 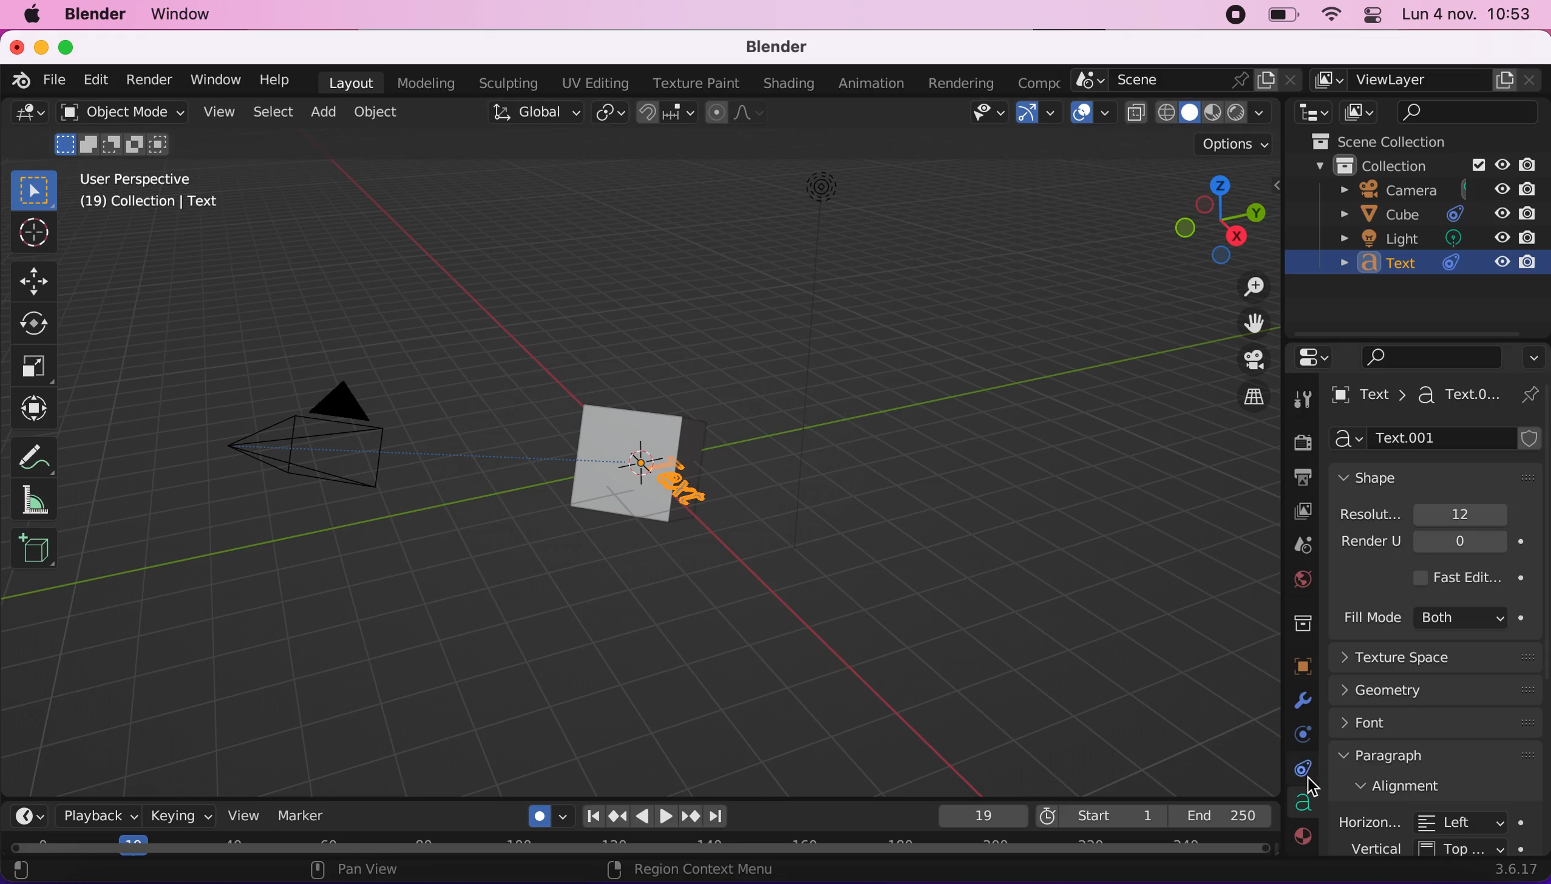 What do you see at coordinates (1099, 815) in the screenshot?
I see `start 1` at bounding box center [1099, 815].